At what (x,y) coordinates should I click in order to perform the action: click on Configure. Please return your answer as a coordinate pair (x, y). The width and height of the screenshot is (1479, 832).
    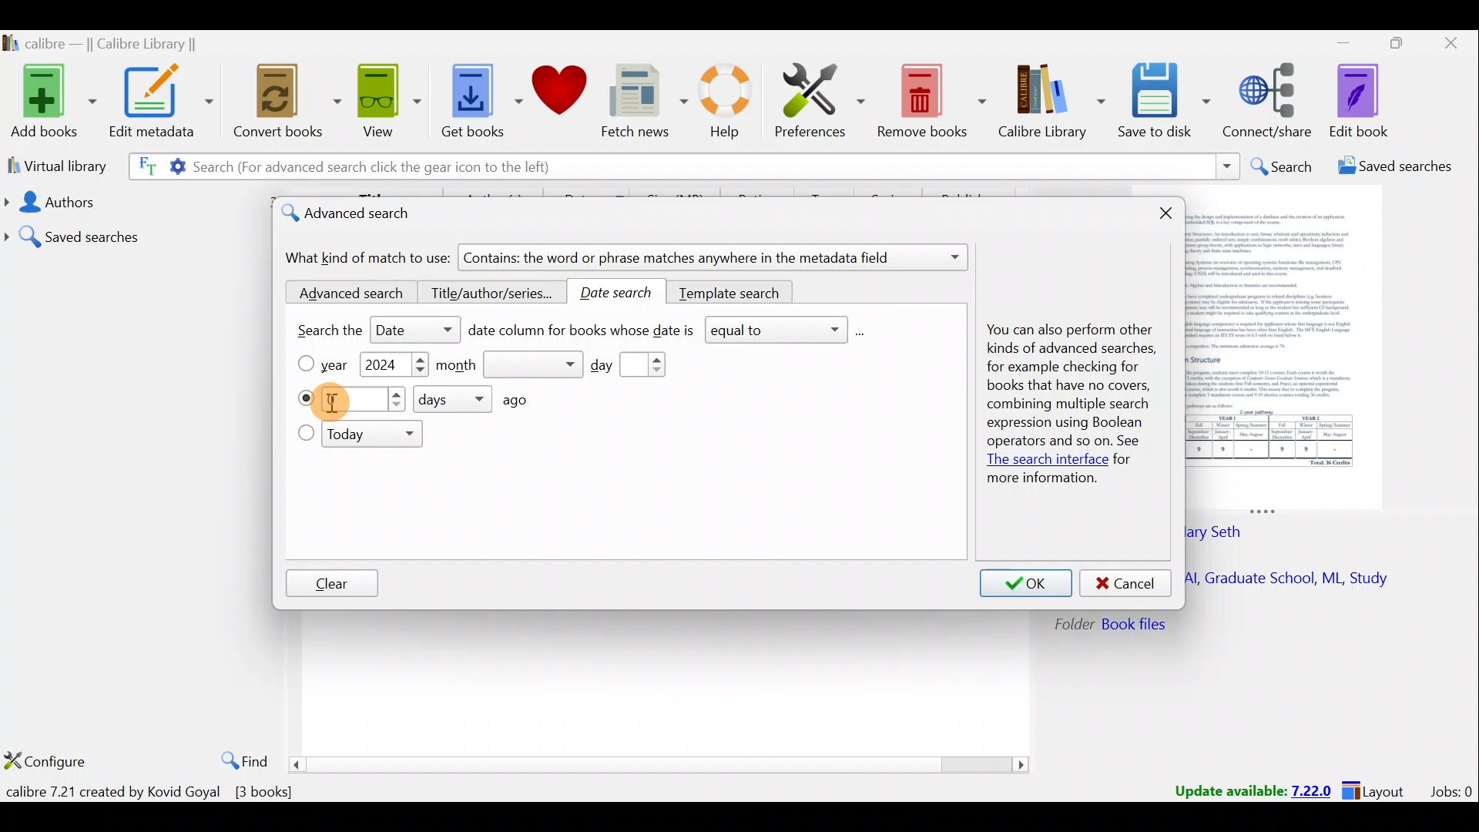
    Looking at the image, I should click on (46, 763).